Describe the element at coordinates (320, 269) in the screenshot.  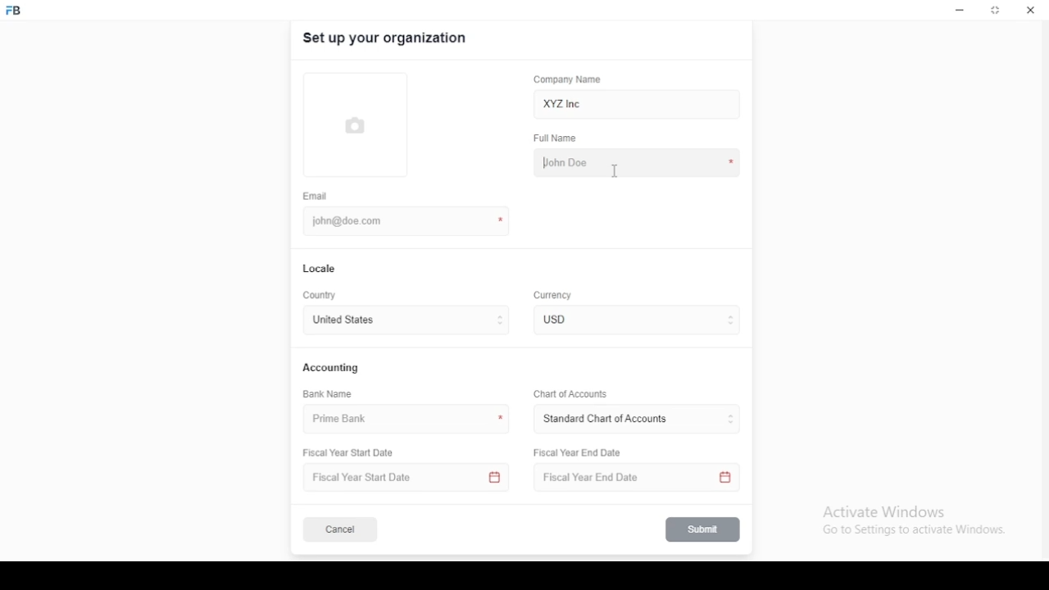
I see `locale` at that location.